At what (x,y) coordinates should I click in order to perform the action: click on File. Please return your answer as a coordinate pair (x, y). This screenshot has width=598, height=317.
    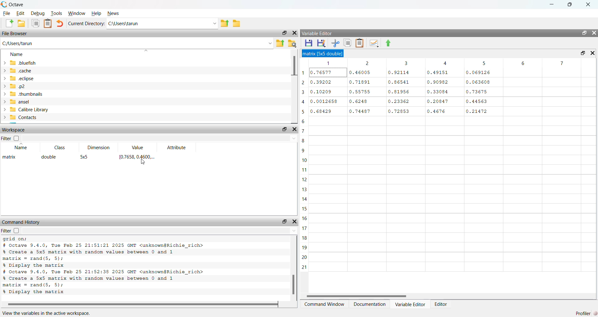
    Looking at the image, I should click on (7, 13).